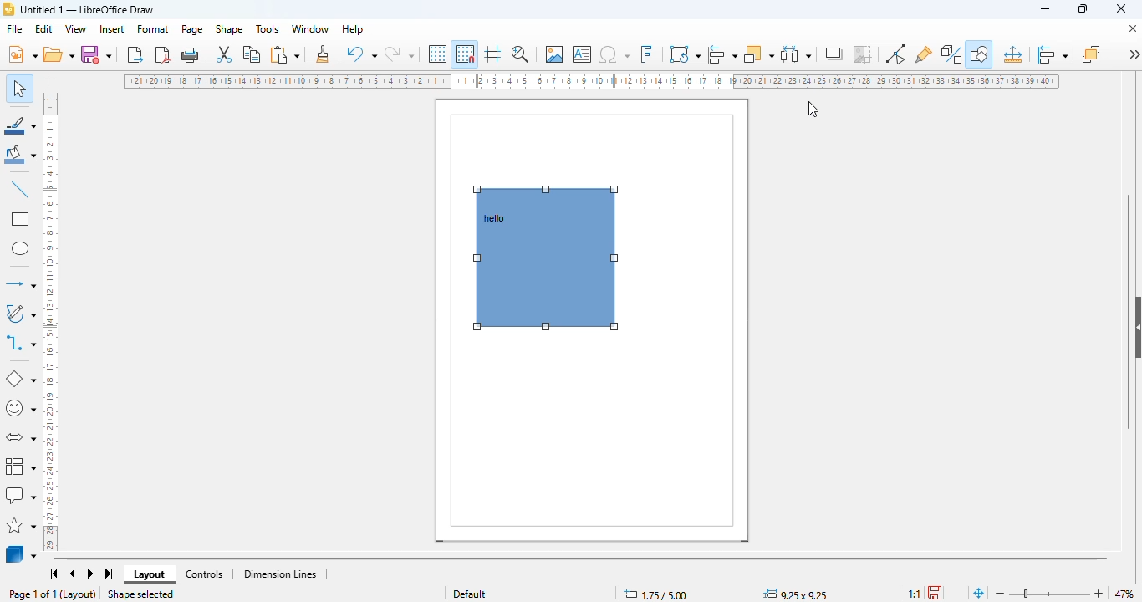  I want to click on shadow, so click(835, 54).